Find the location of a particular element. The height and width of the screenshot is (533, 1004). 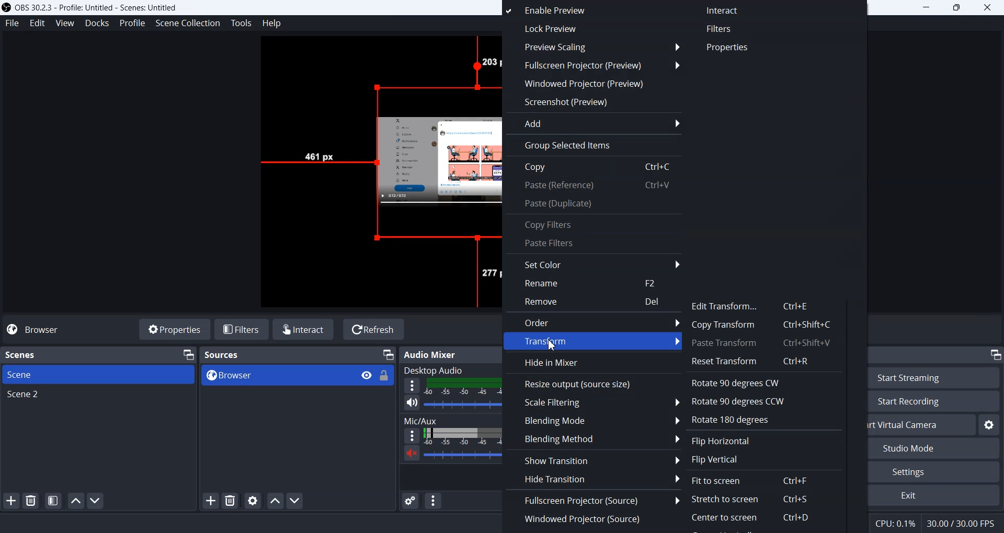

Sound level indicator is located at coordinates (462, 436).